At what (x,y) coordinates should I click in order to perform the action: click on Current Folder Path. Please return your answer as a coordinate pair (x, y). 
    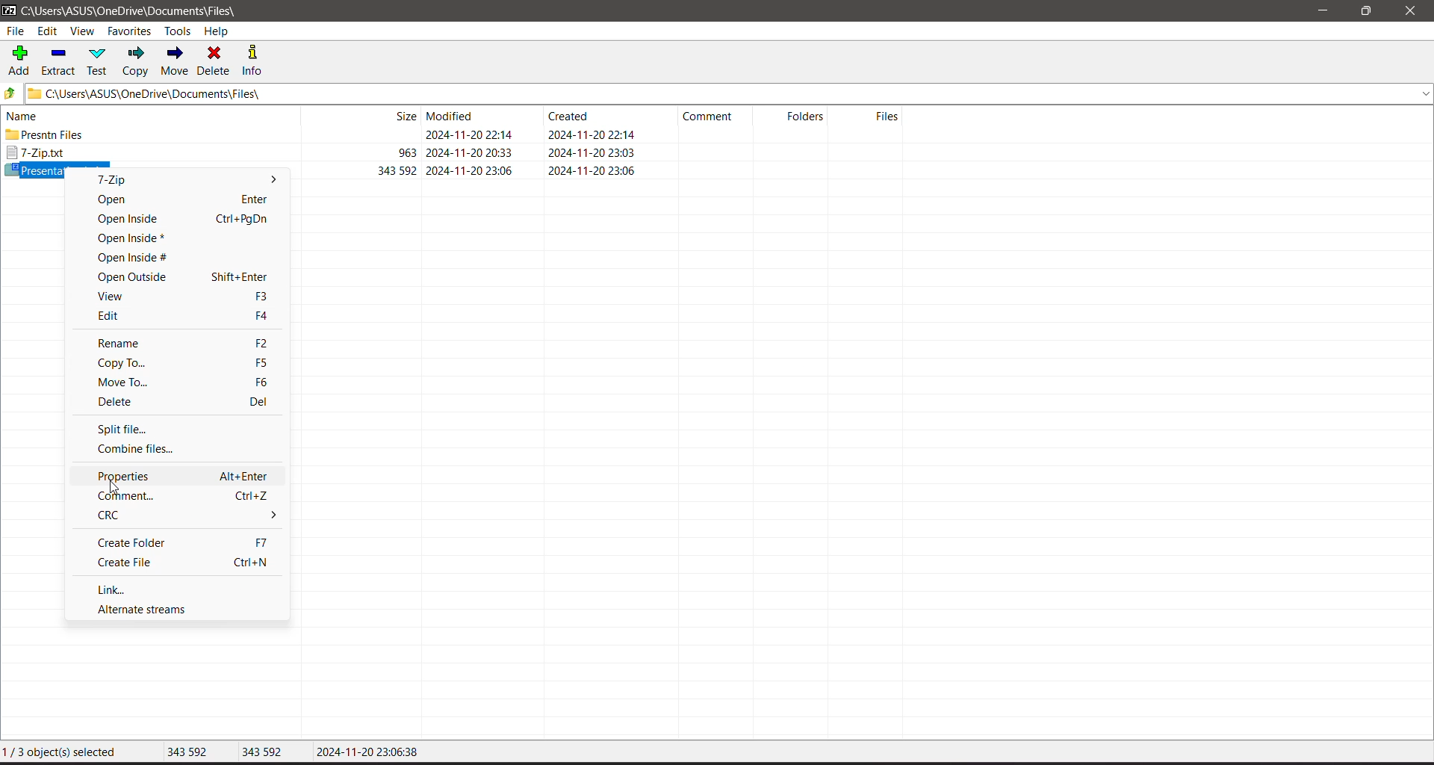
    Looking at the image, I should click on (140, 11).